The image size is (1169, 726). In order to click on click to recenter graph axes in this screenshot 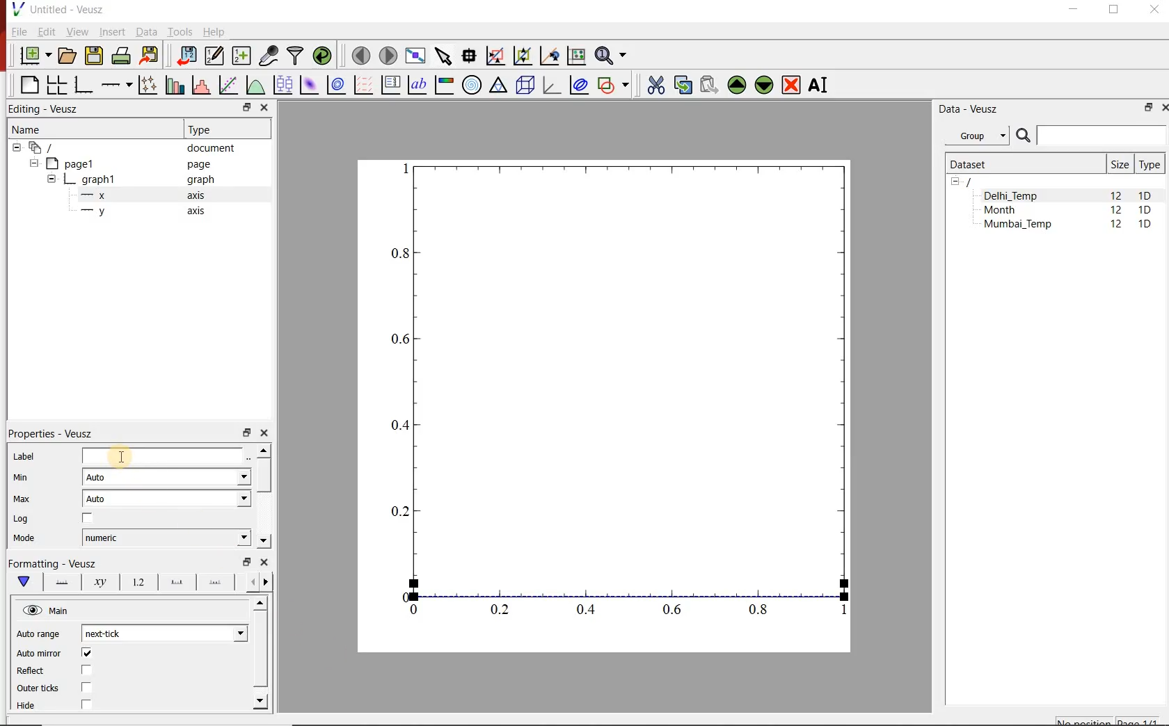, I will do `click(549, 56)`.